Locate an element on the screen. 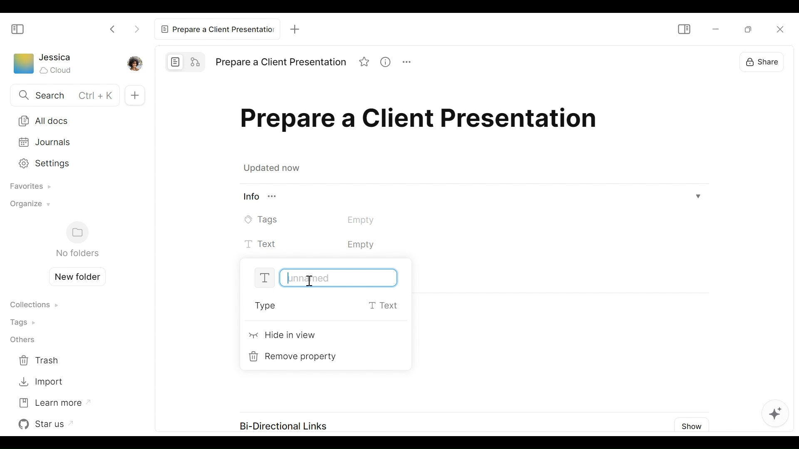 The height and width of the screenshot is (449, 799). Minimize is located at coordinates (751, 30).